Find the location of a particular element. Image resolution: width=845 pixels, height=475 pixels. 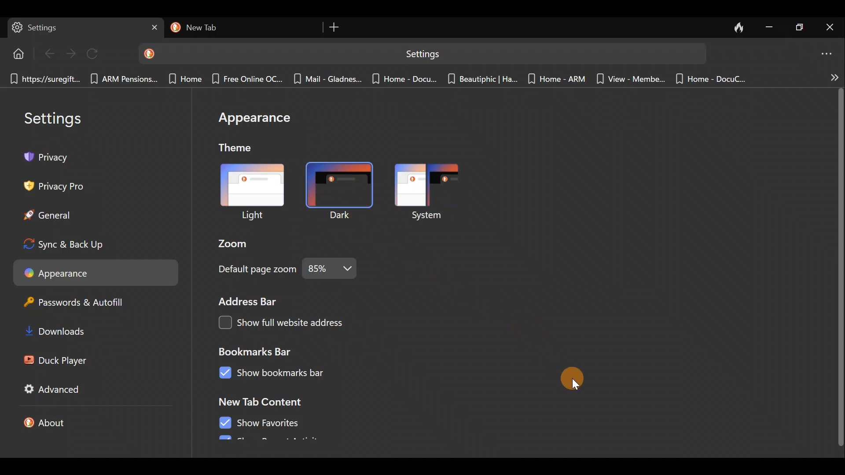

Advanced is located at coordinates (49, 389).